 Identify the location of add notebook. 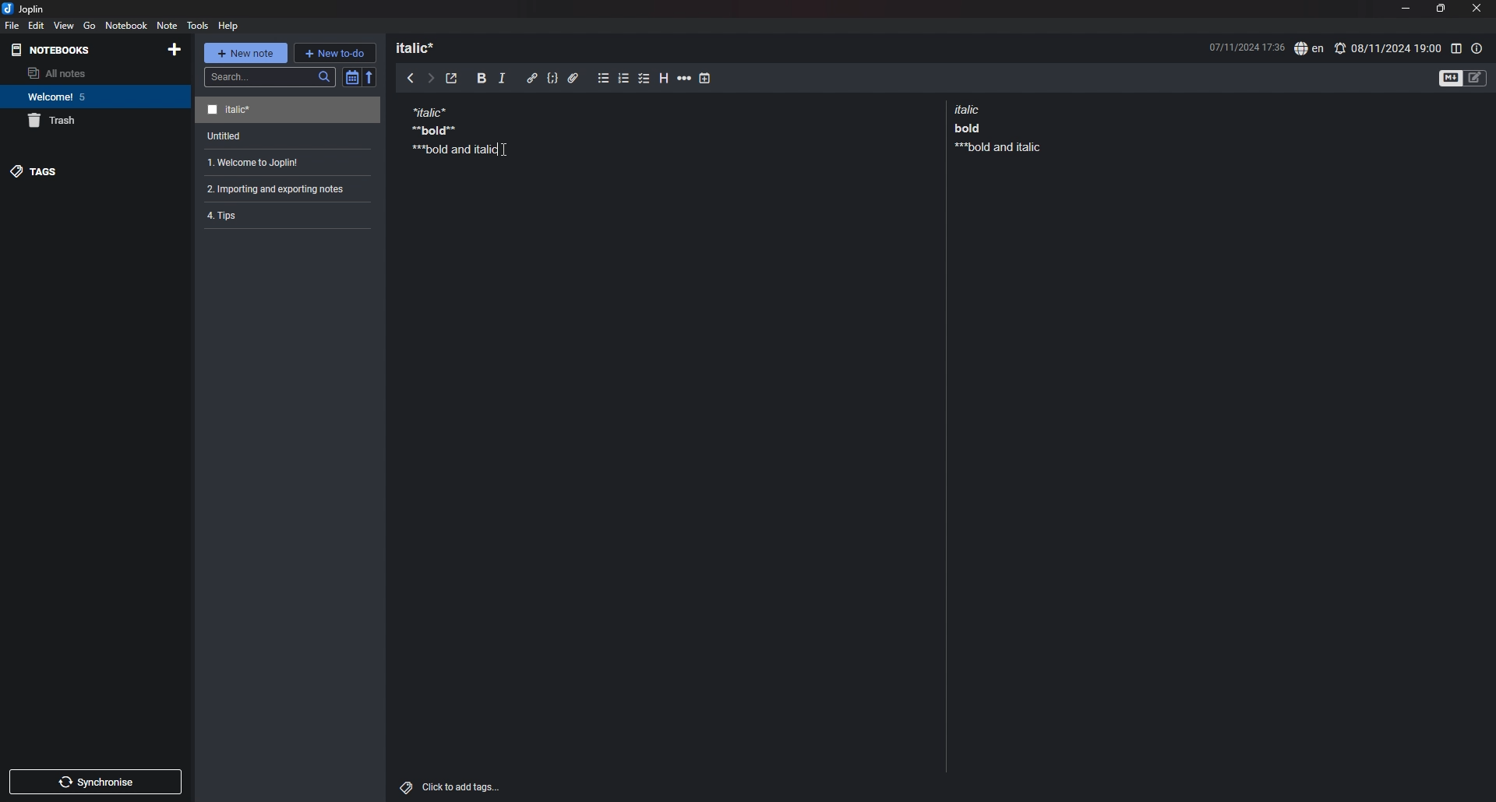
(173, 49).